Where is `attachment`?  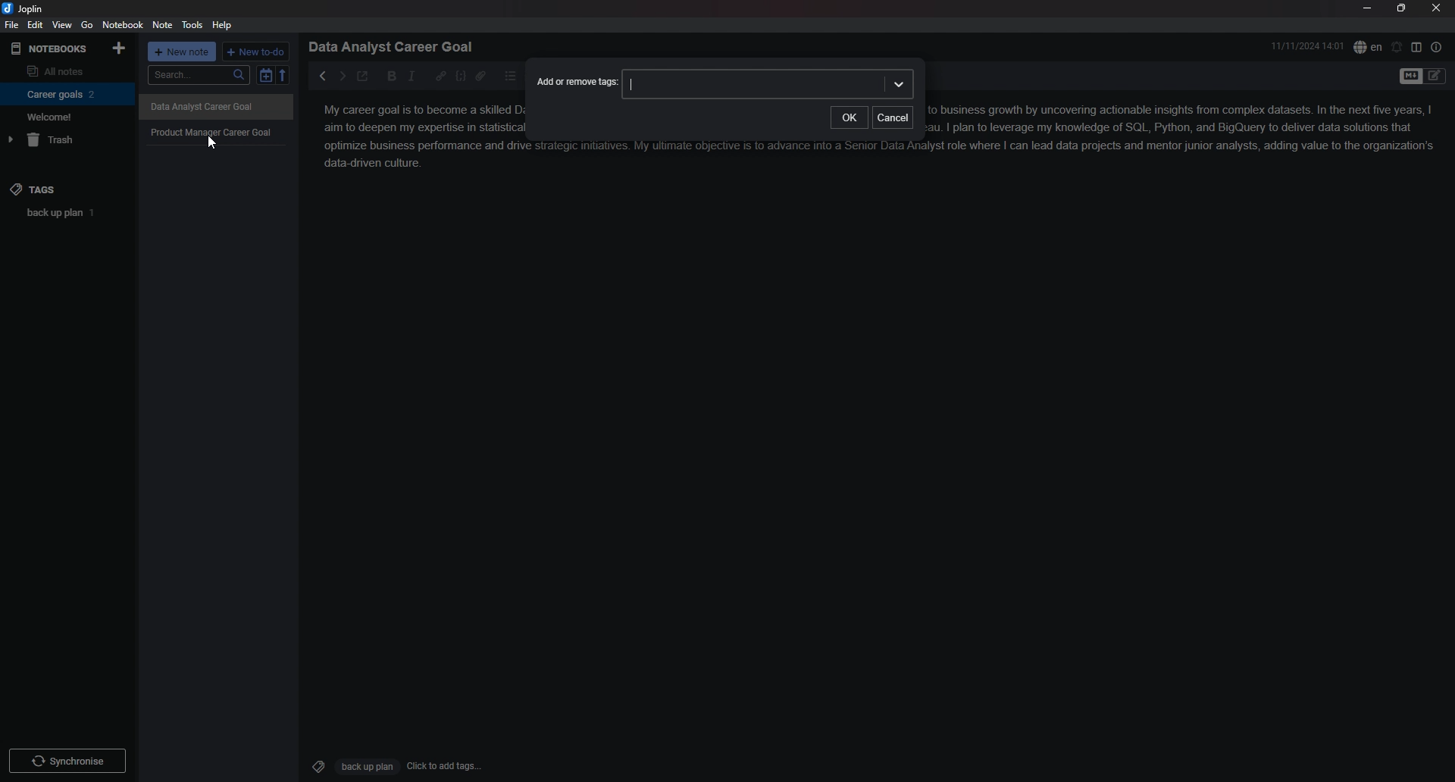
attachment is located at coordinates (480, 77).